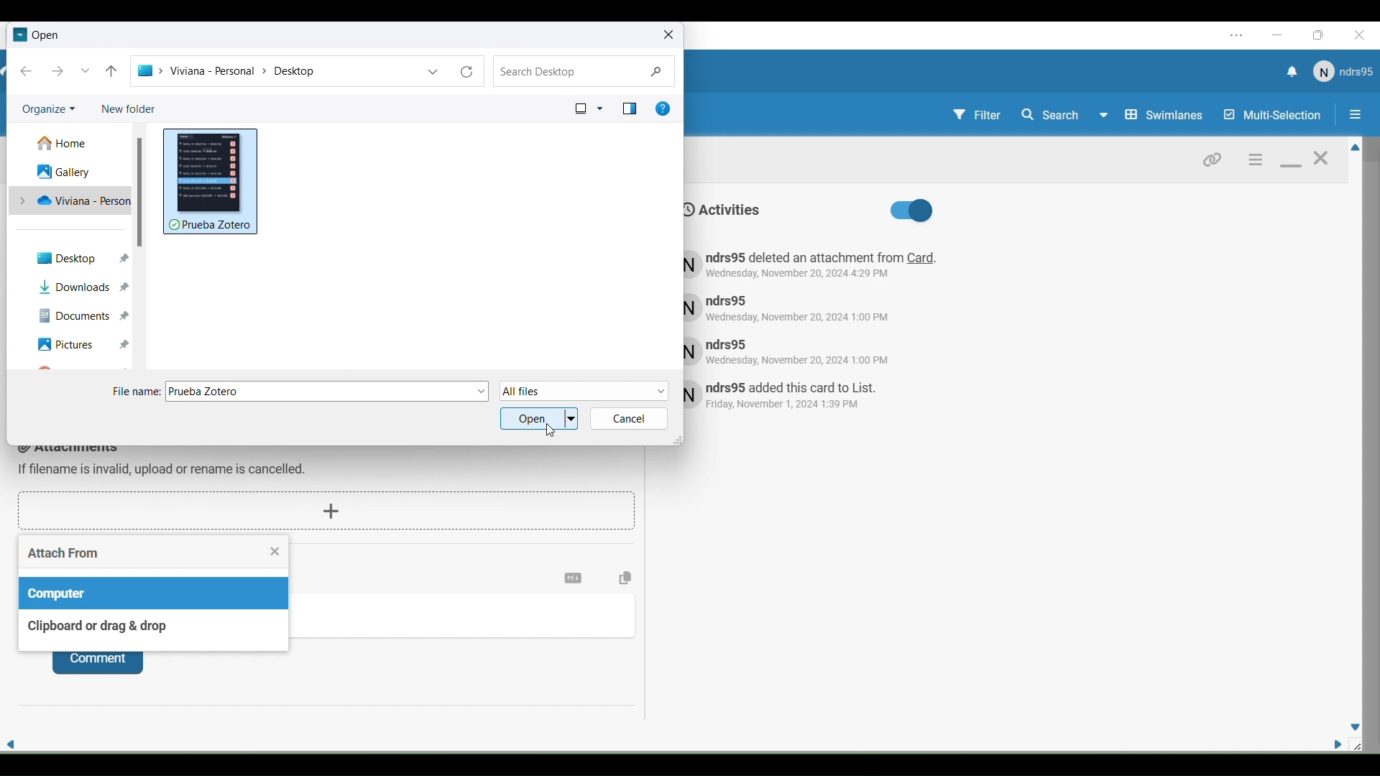 Image resolution: width=1380 pixels, height=776 pixels. What do you see at coordinates (551, 430) in the screenshot?
I see `Cursor` at bounding box center [551, 430].